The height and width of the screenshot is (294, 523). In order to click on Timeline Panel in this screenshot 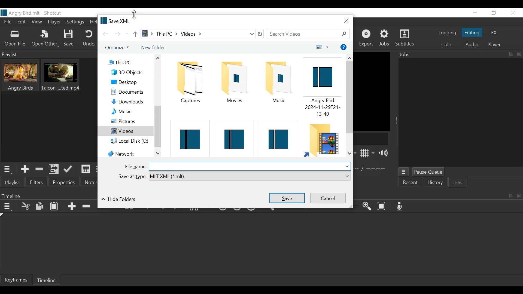, I will do `click(48, 195)`.